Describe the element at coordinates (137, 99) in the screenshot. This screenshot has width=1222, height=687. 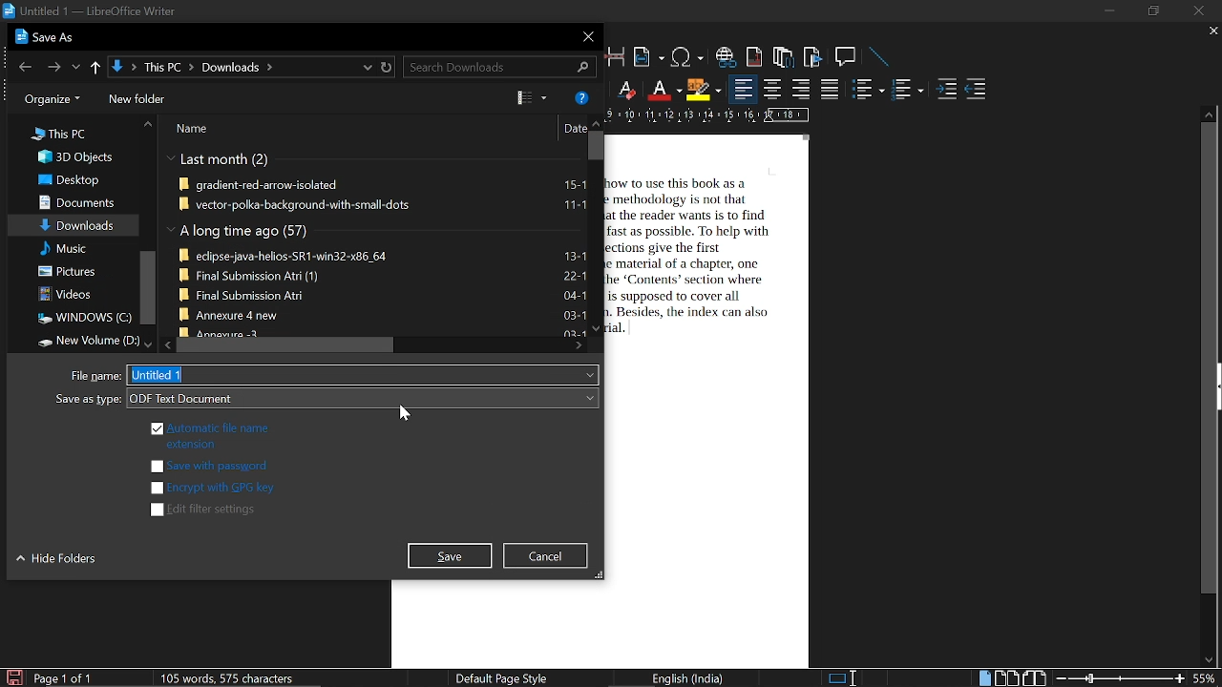
I see `folders` at that location.